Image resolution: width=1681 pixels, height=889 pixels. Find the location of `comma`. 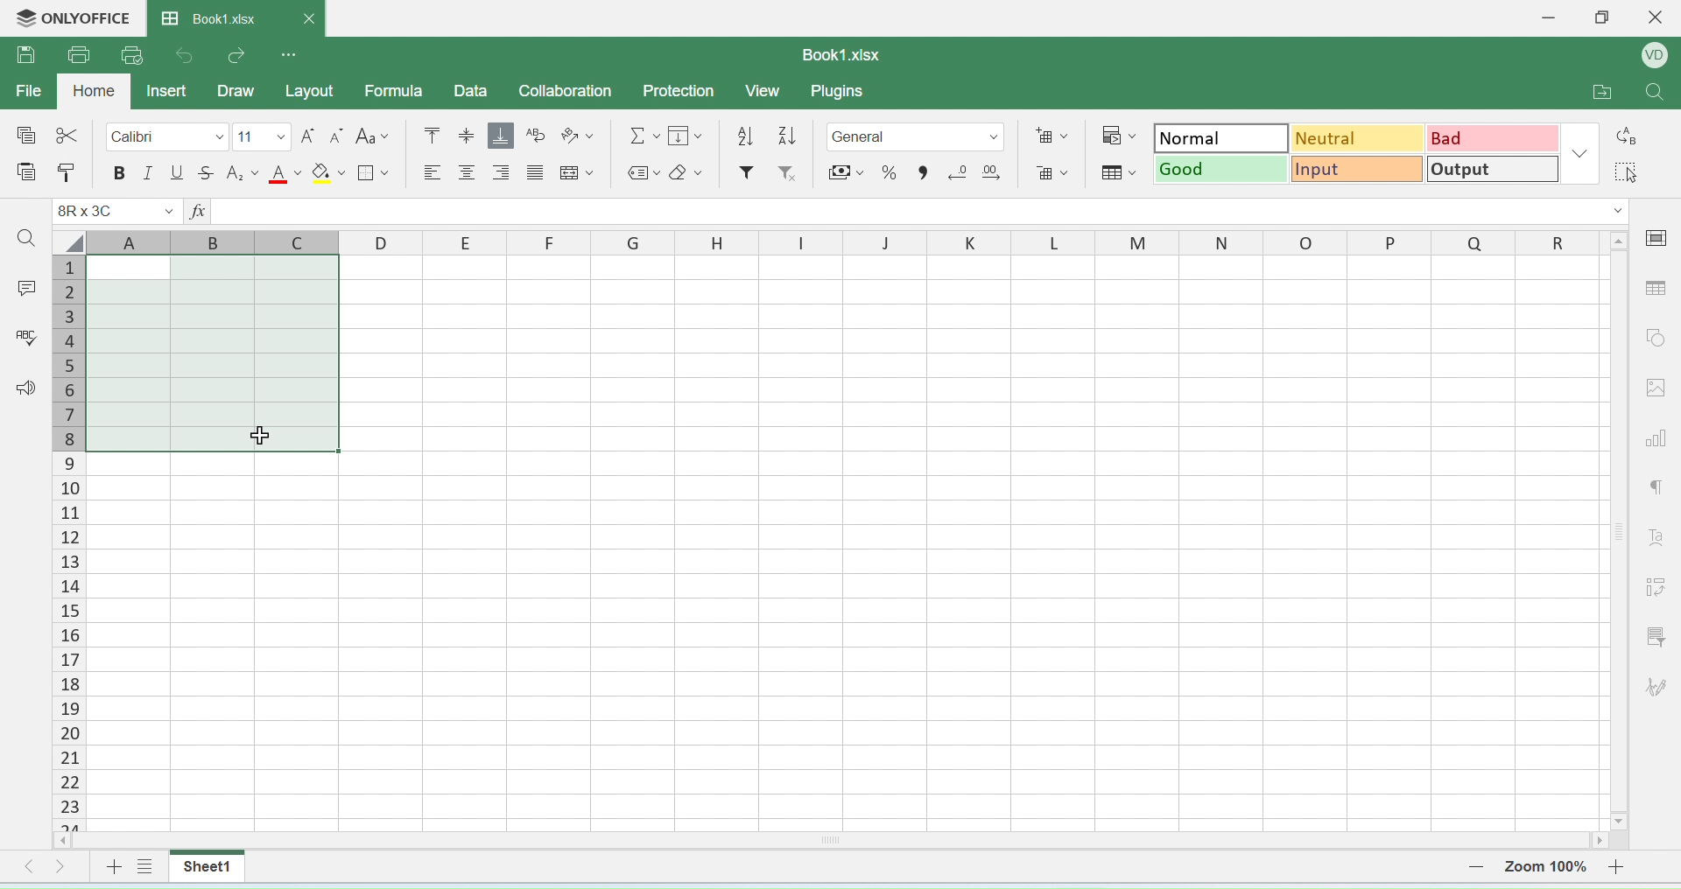

comma is located at coordinates (931, 172).